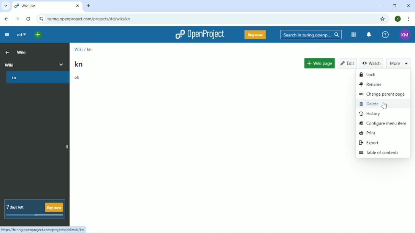  What do you see at coordinates (369, 142) in the screenshot?
I see `Export` at bounding box center [369, 142].